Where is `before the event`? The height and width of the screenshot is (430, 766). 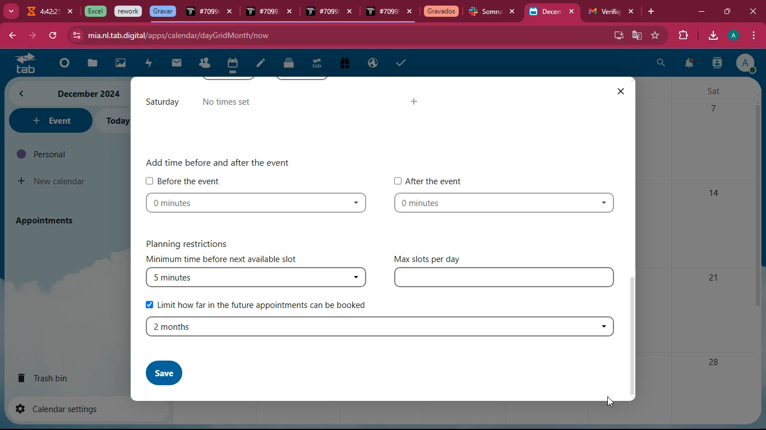
before the event is located at coordinates (185, 180).